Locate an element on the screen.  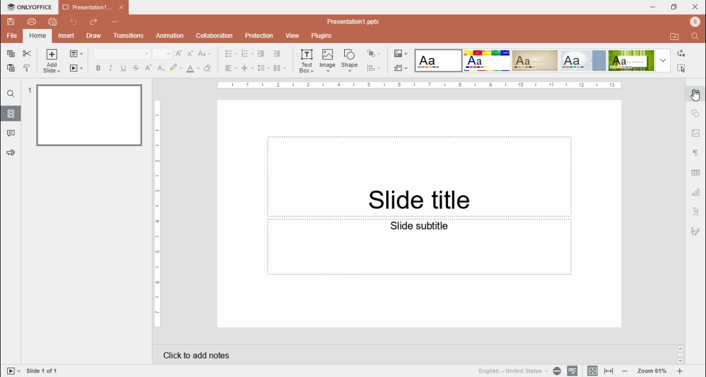
close window is located at coordinates (695, 7).